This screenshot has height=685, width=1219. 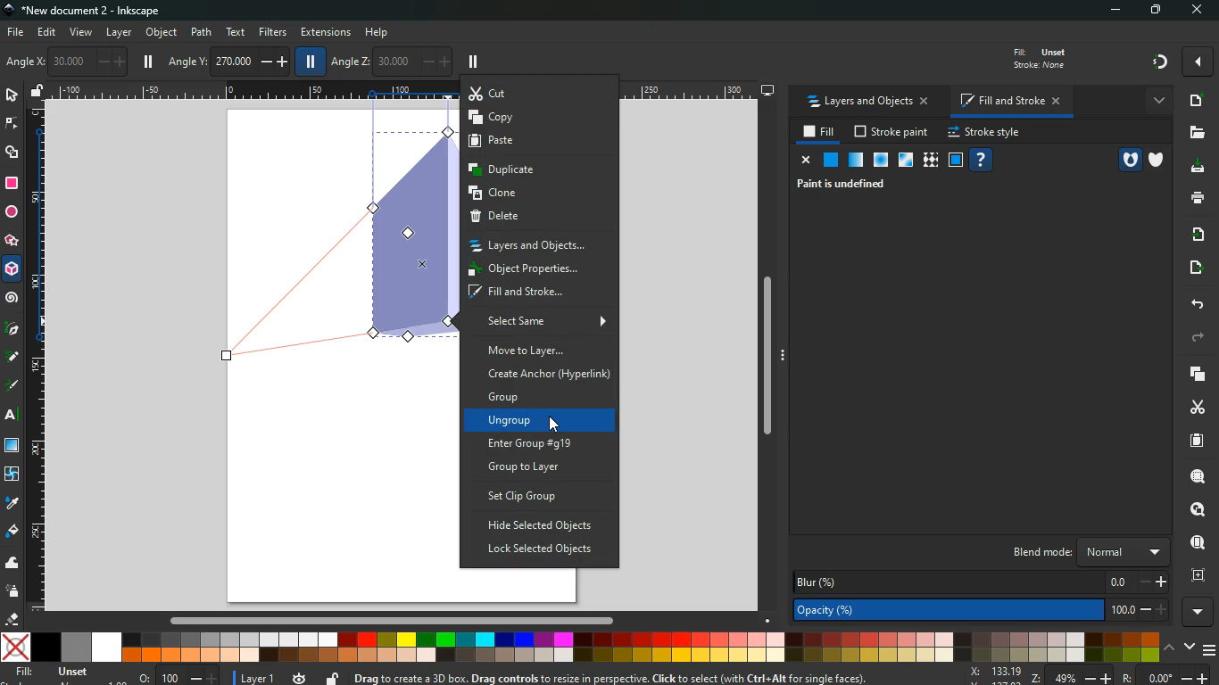 What do you see at coordinates (1198, 407) in the screenshot?
I see `cut` at bounding box center [1198, 407].